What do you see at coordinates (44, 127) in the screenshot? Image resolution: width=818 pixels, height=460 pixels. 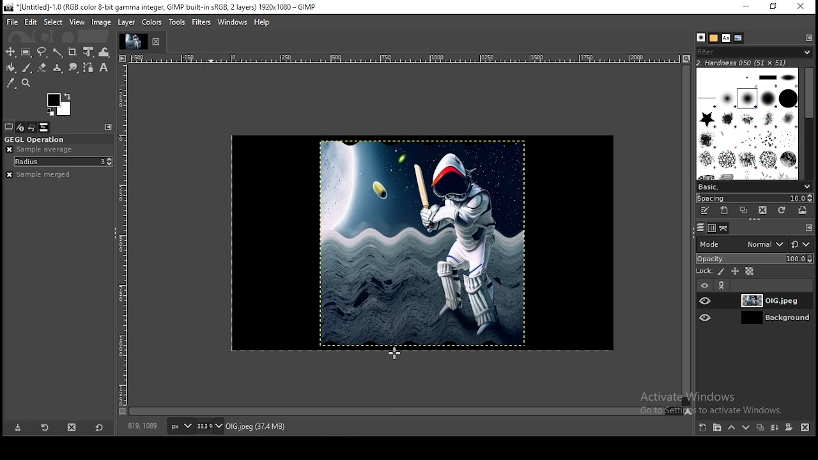 I see `images` at bounding box center [44, 127].